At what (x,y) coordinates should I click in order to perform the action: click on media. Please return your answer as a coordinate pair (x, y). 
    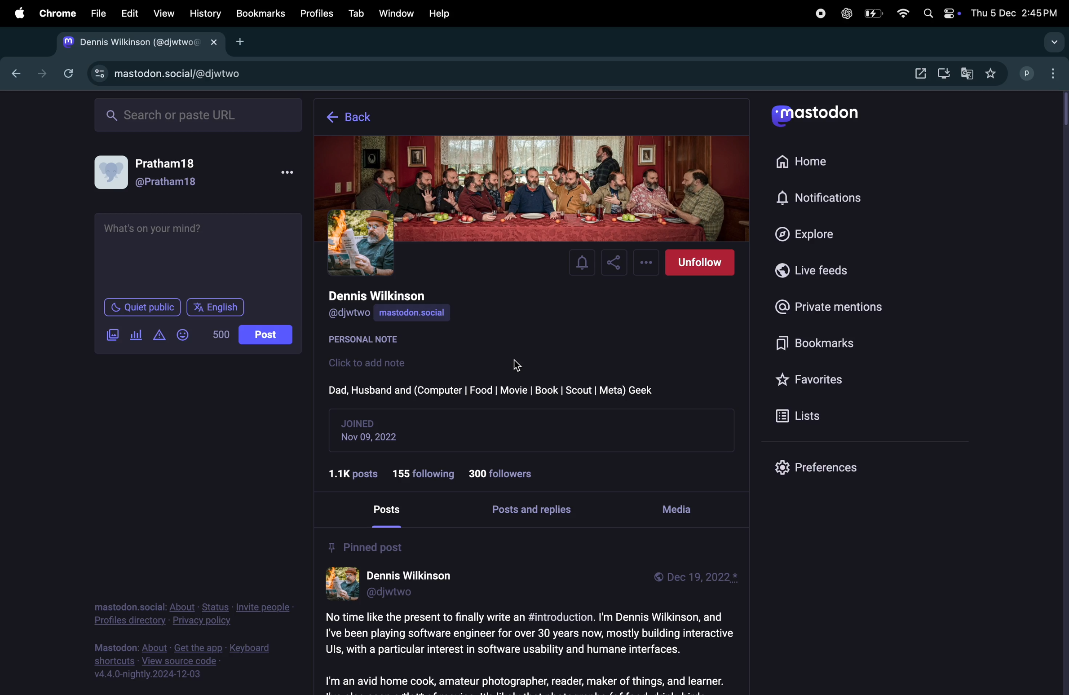
    Looking at the image, I should click on (680, 507).